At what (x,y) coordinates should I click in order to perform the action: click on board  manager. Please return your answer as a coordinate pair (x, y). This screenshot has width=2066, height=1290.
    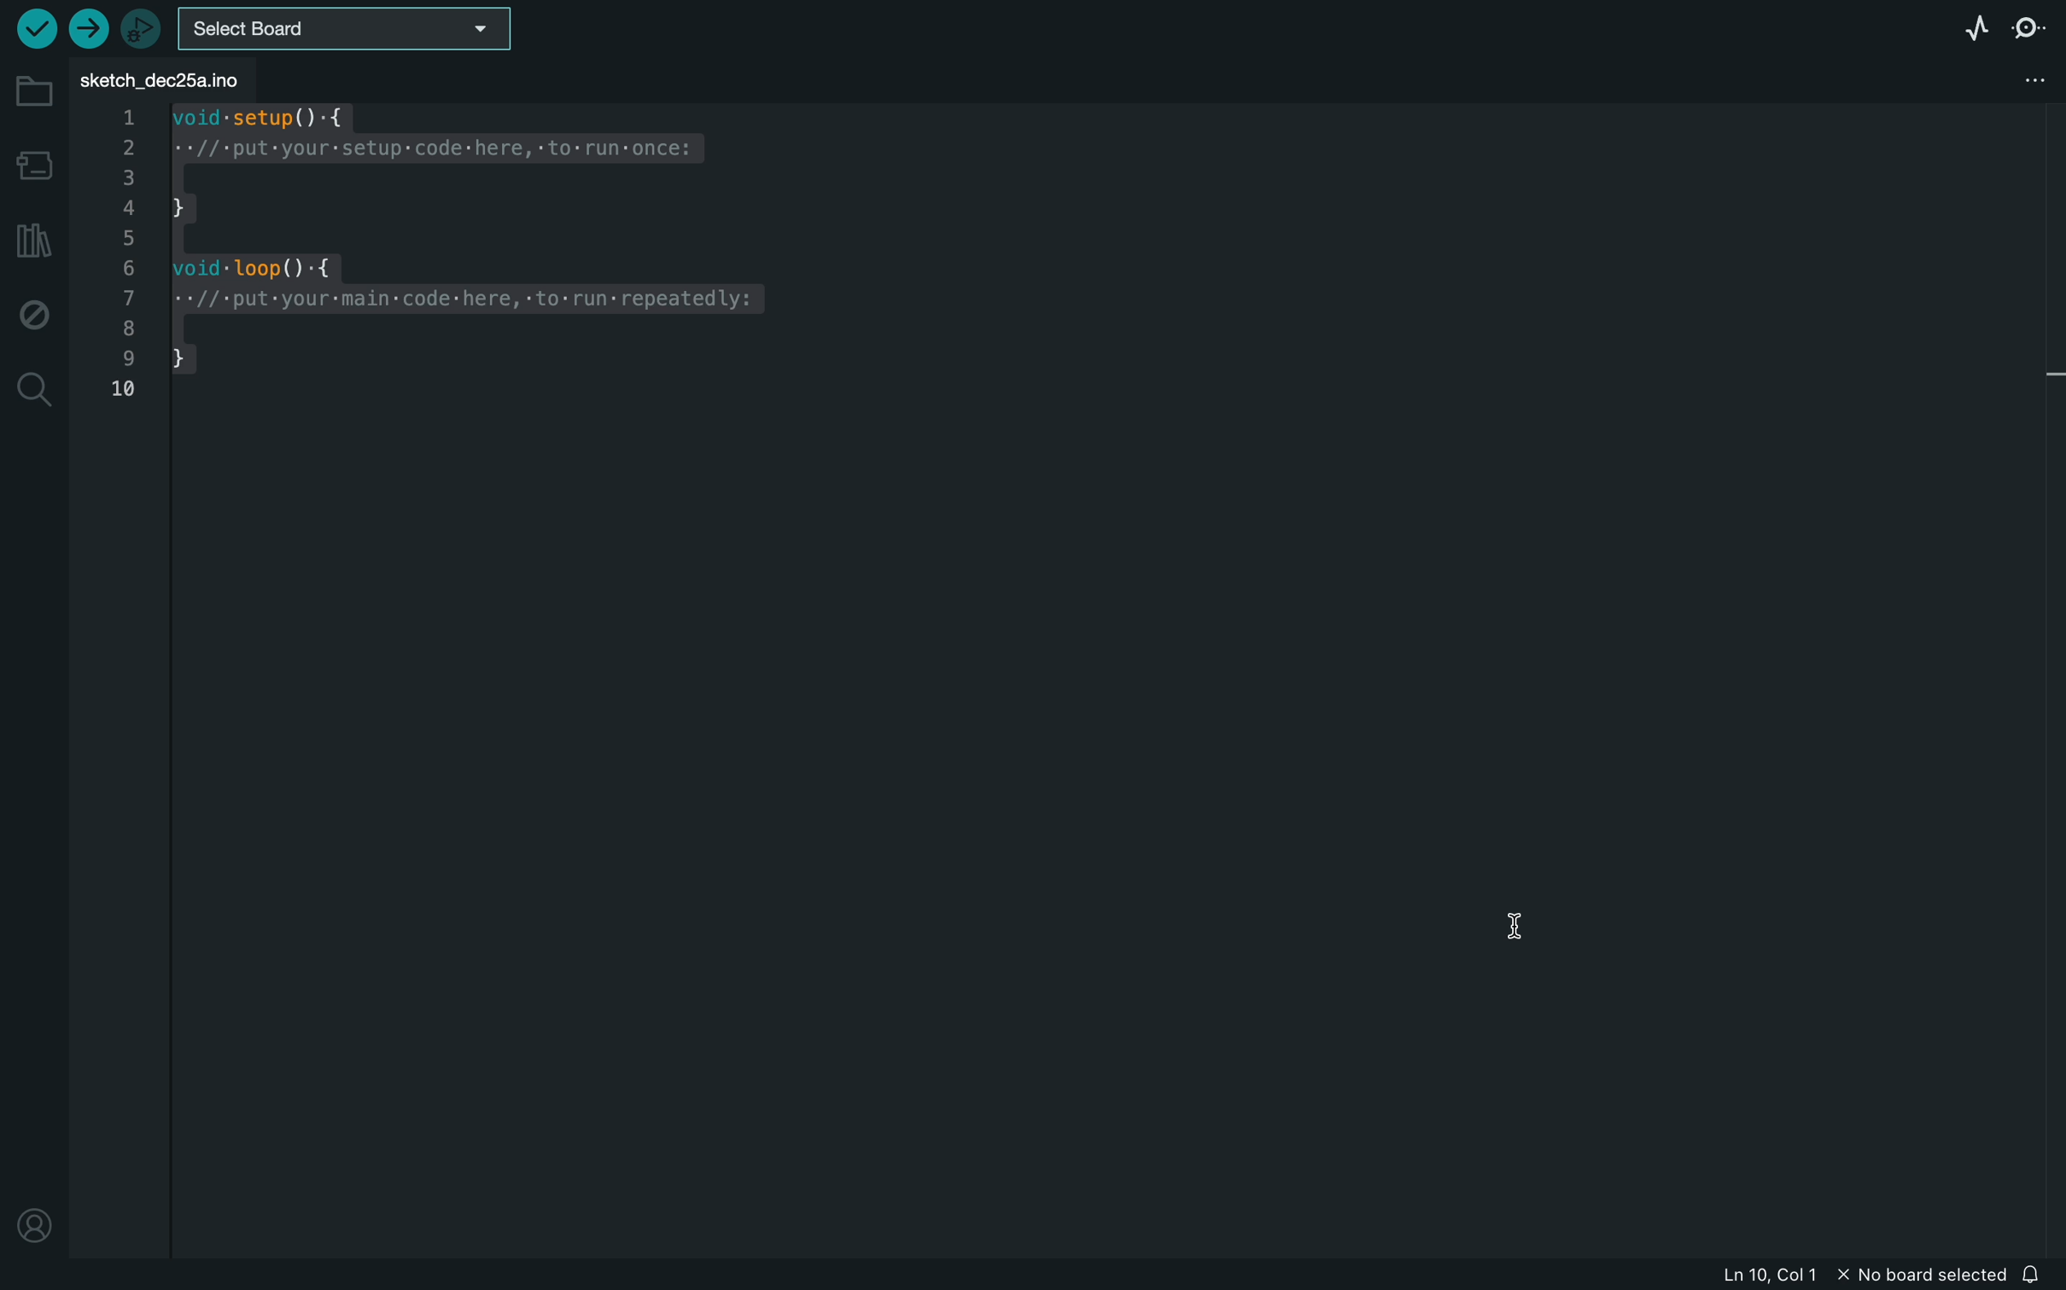
    Looking at the image, I should click on (38, 168).